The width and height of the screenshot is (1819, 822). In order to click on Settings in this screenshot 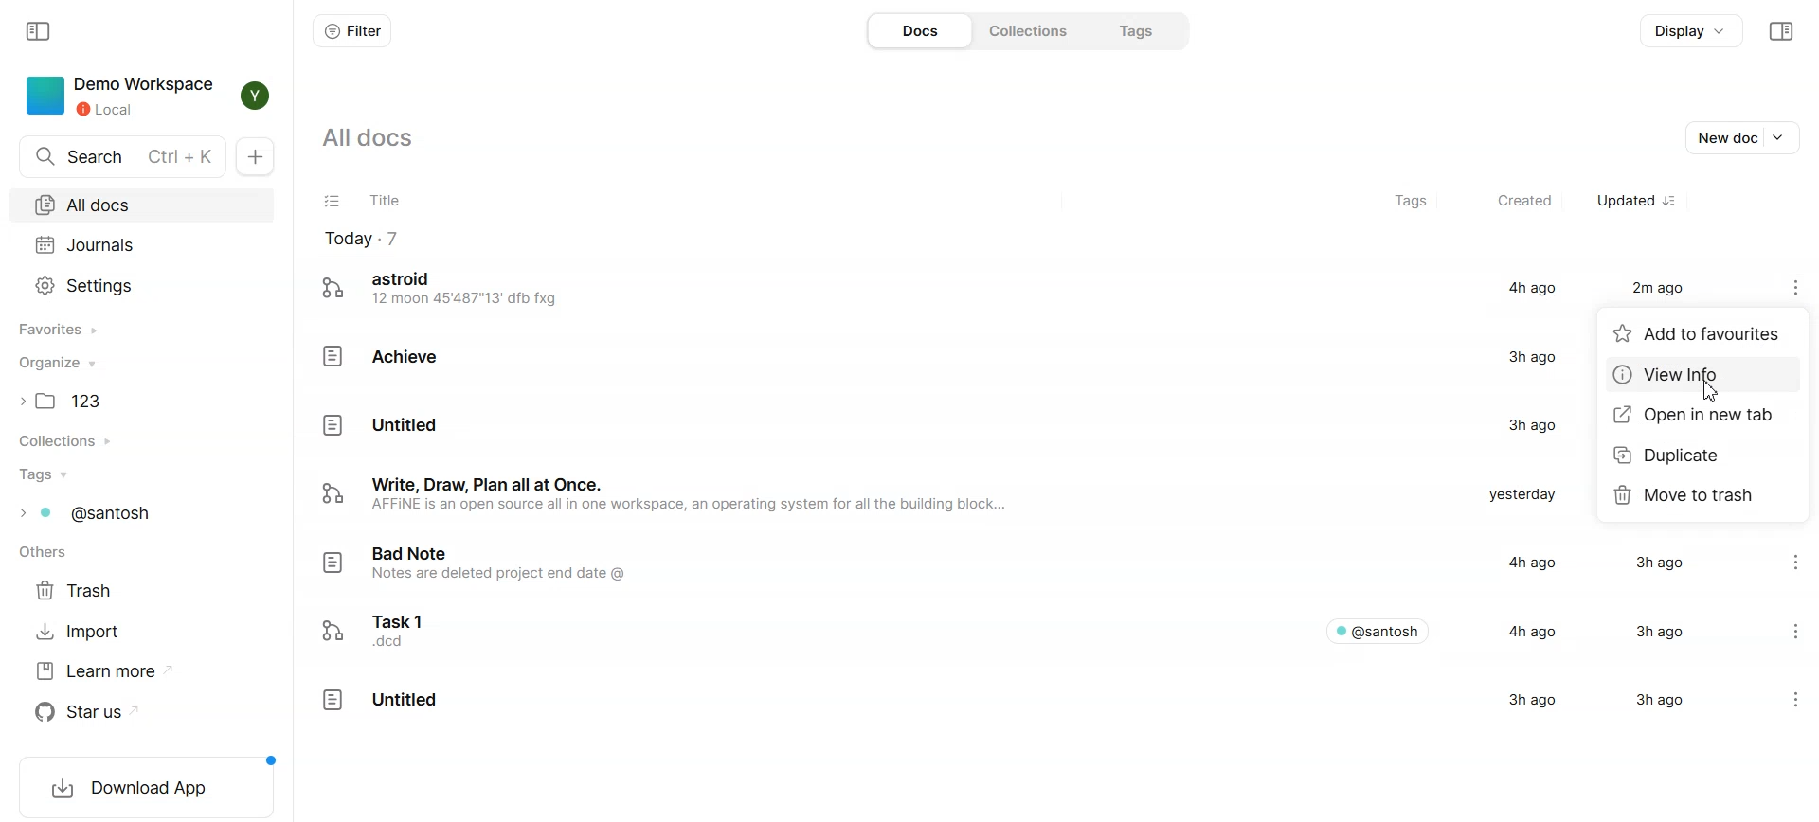, I will do `click(1780, 627)`.